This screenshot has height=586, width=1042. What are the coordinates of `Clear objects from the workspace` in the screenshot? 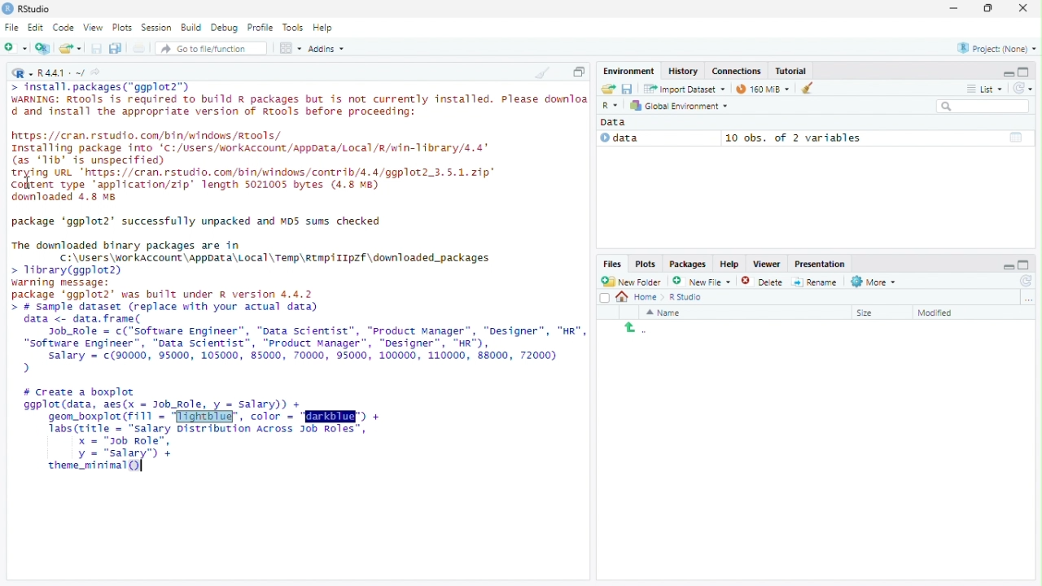 It's located at (802, 88).